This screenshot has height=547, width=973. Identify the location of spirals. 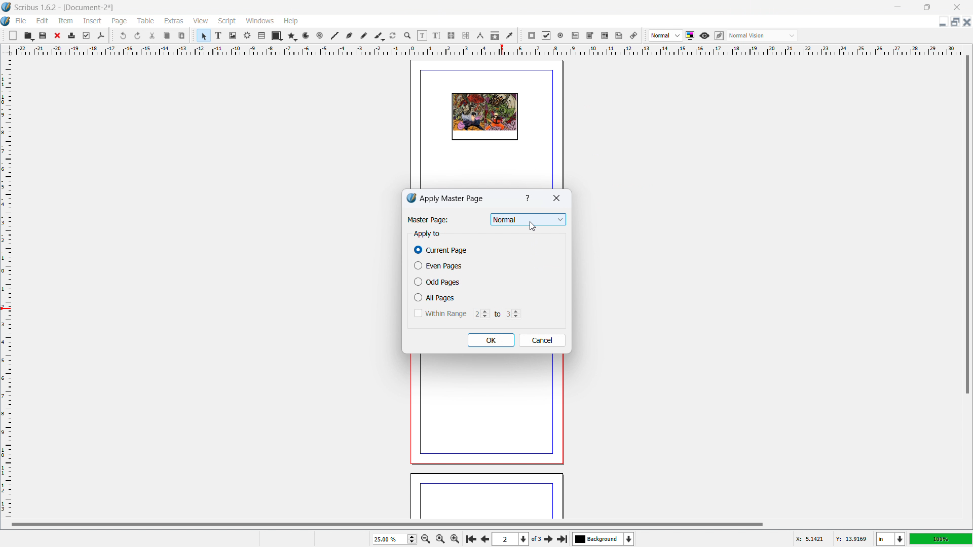
(320, 36).